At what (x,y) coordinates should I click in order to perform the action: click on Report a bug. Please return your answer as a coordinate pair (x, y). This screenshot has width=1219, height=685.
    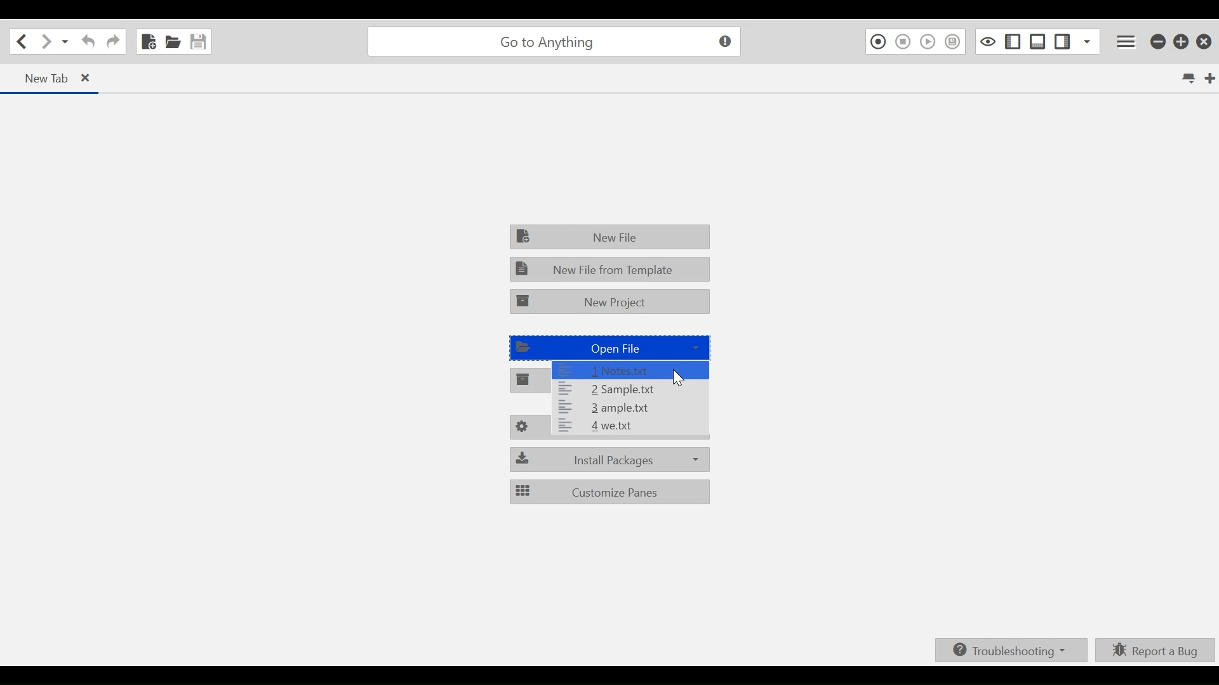
    Looking at the image, I should click on (1157, 651).